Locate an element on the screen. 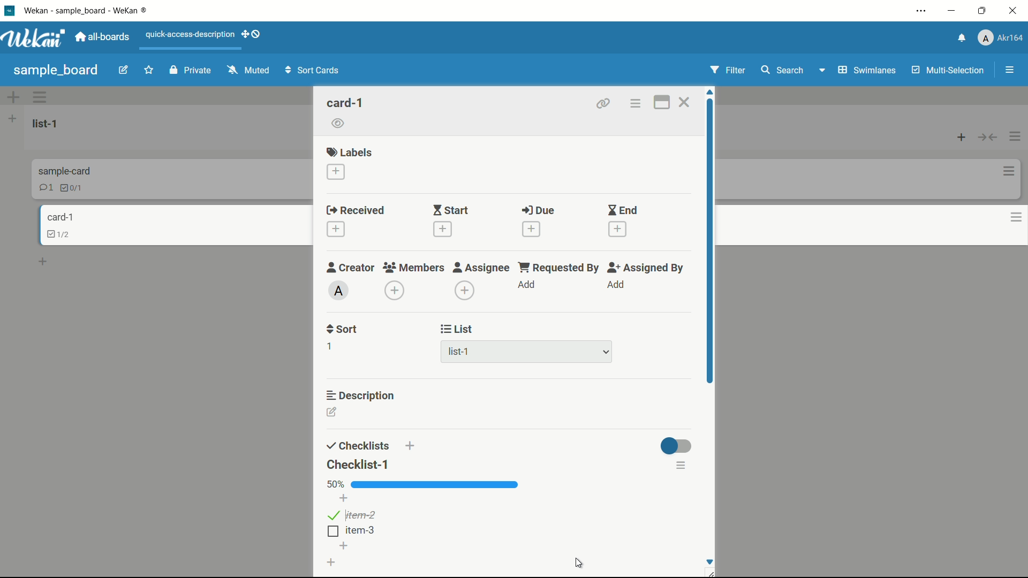 The width and height of the screenshot is (1028, 578). 1 comment is located at coordinates (46, 187).